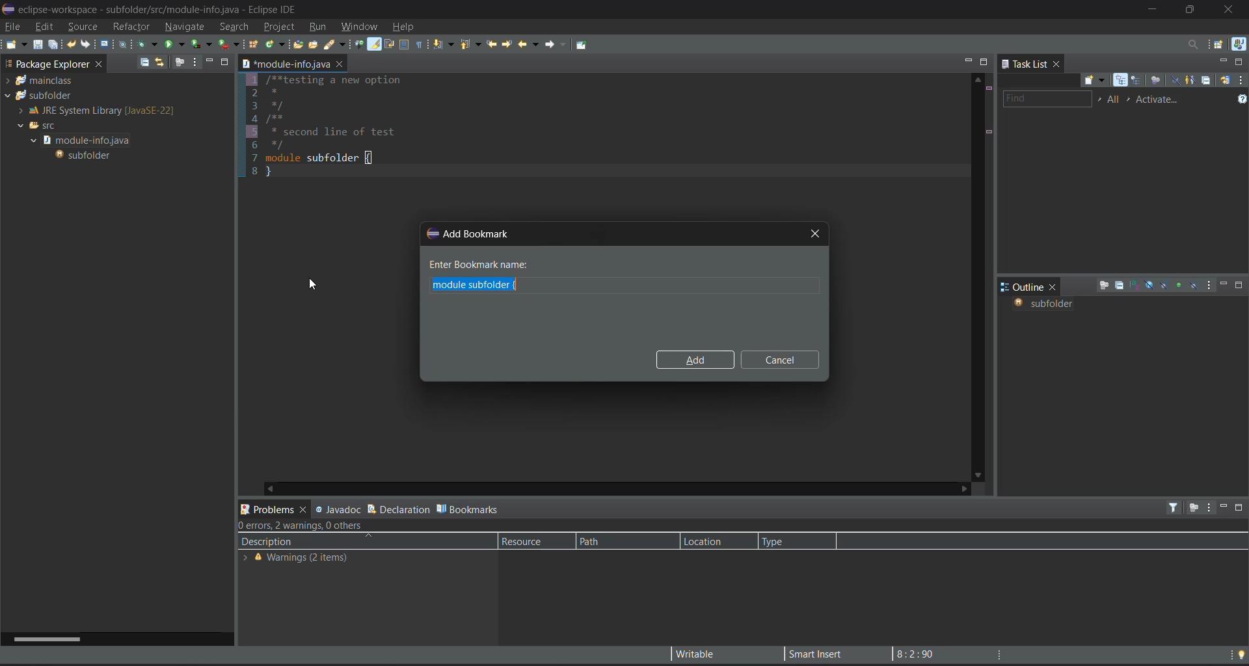 The image size is (1249, 666). What do you see at coordinates (1206, 80) in the screenshot?
I see `collapse all` at bounding box center [1206, 80].